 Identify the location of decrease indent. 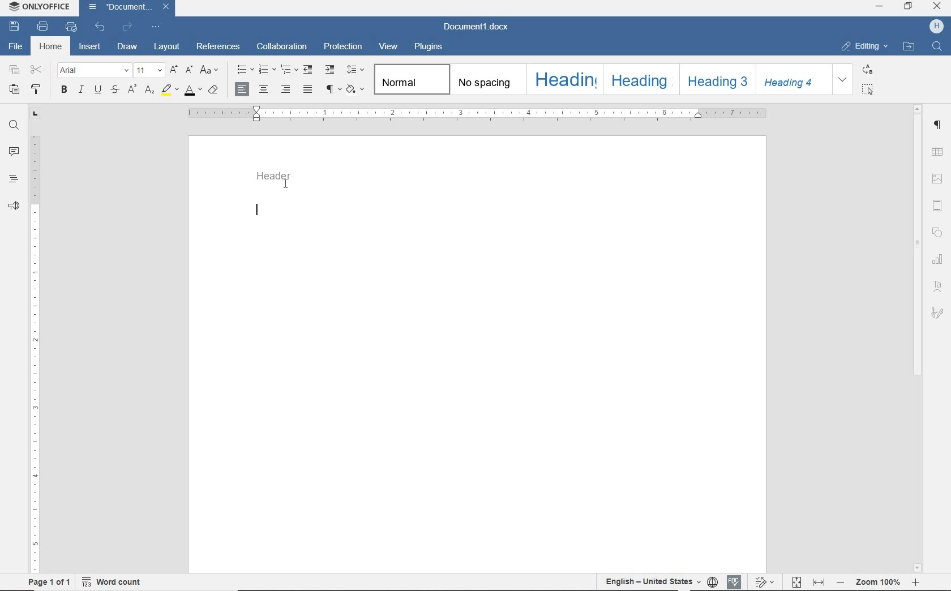
(309, 69).